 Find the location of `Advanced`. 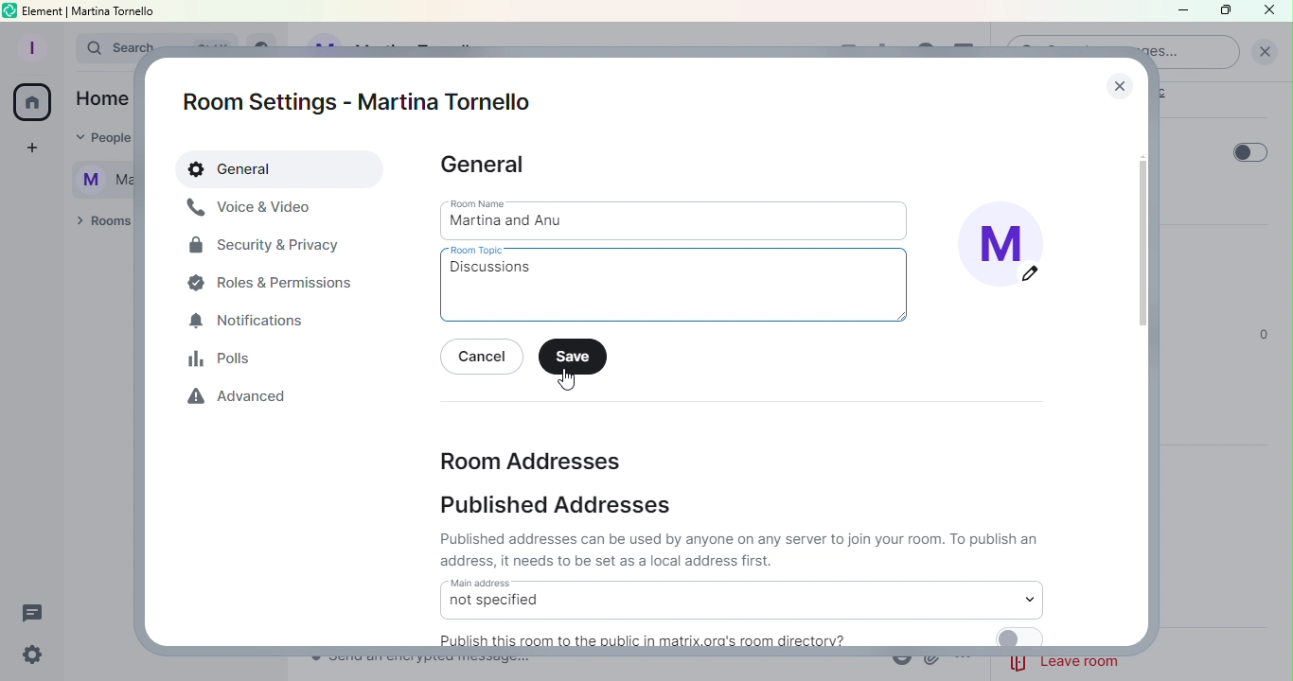

Advanced is located at coordinates (242, 400).